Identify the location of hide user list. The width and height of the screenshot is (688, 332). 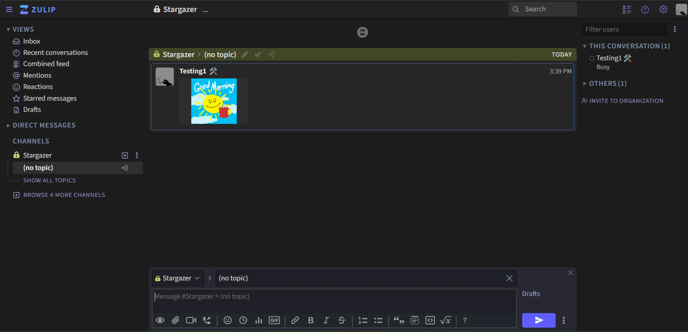
(627, 9).